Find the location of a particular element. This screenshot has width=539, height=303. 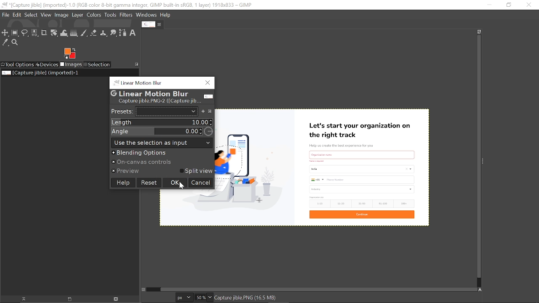

Add preset is located at coordinates (203, 111).